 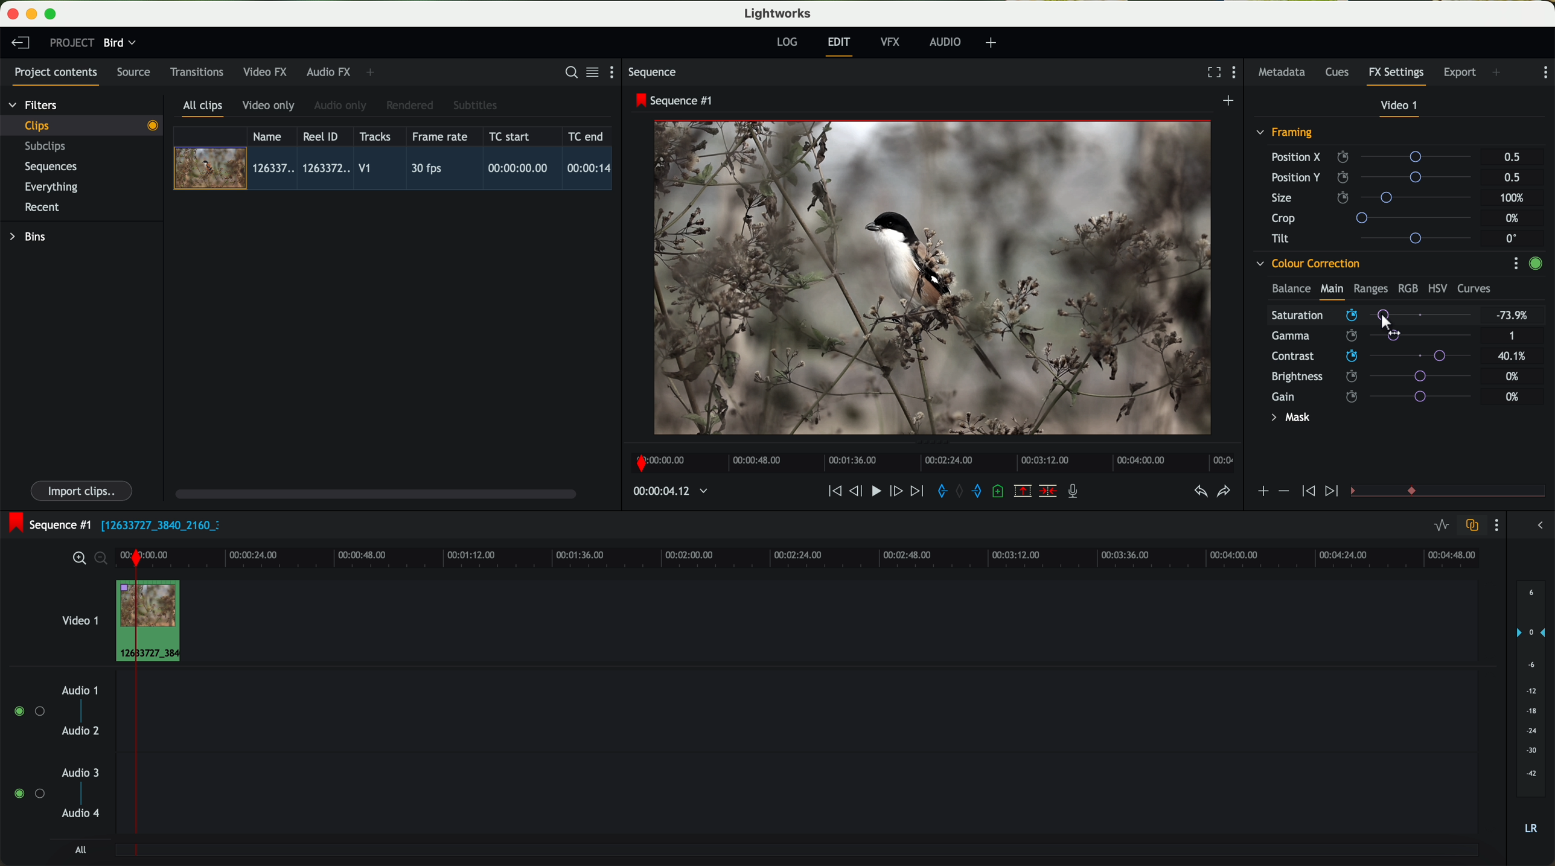 I want to click on 0.5, so click(x=1512, y=158).